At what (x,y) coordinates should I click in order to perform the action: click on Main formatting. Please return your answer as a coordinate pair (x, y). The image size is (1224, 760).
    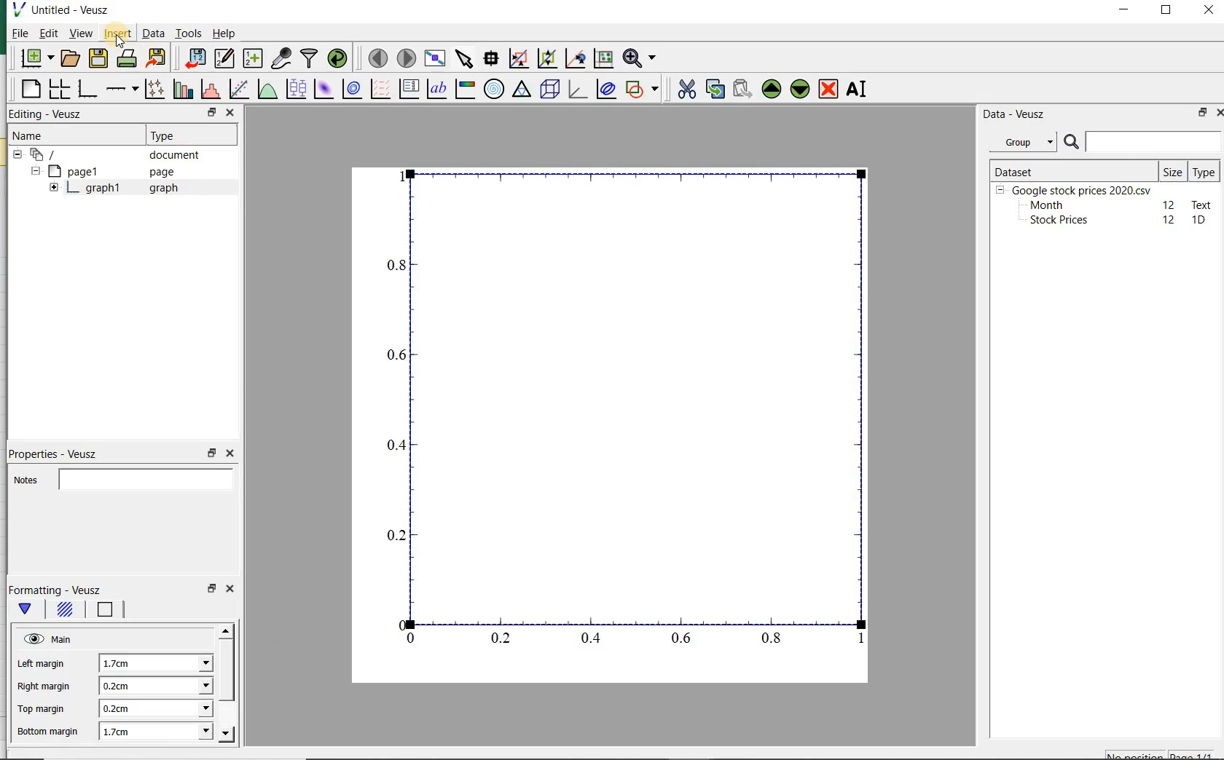
    Looking at the image, I should click on (28, 612).